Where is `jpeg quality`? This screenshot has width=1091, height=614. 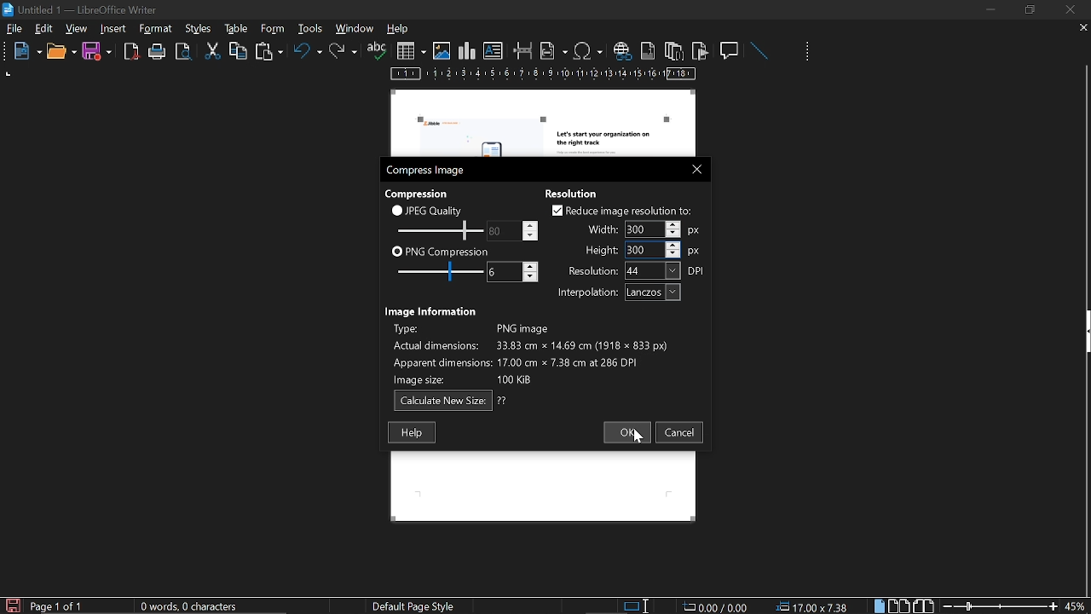
jpeg quality is located at coordinates (428, 210).